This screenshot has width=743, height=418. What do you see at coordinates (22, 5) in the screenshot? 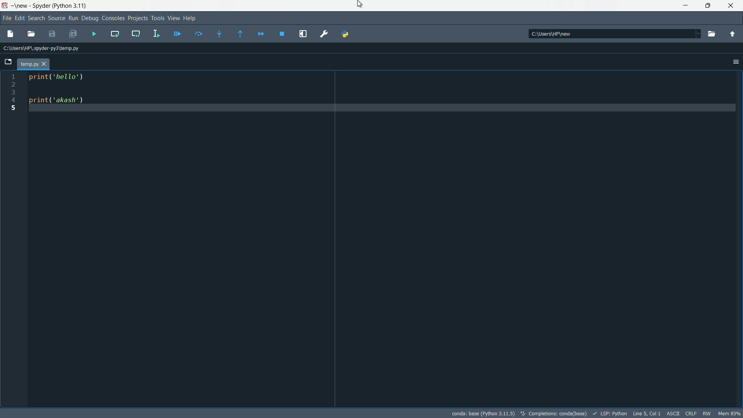
I see `new` at bounding box center [22, 5].